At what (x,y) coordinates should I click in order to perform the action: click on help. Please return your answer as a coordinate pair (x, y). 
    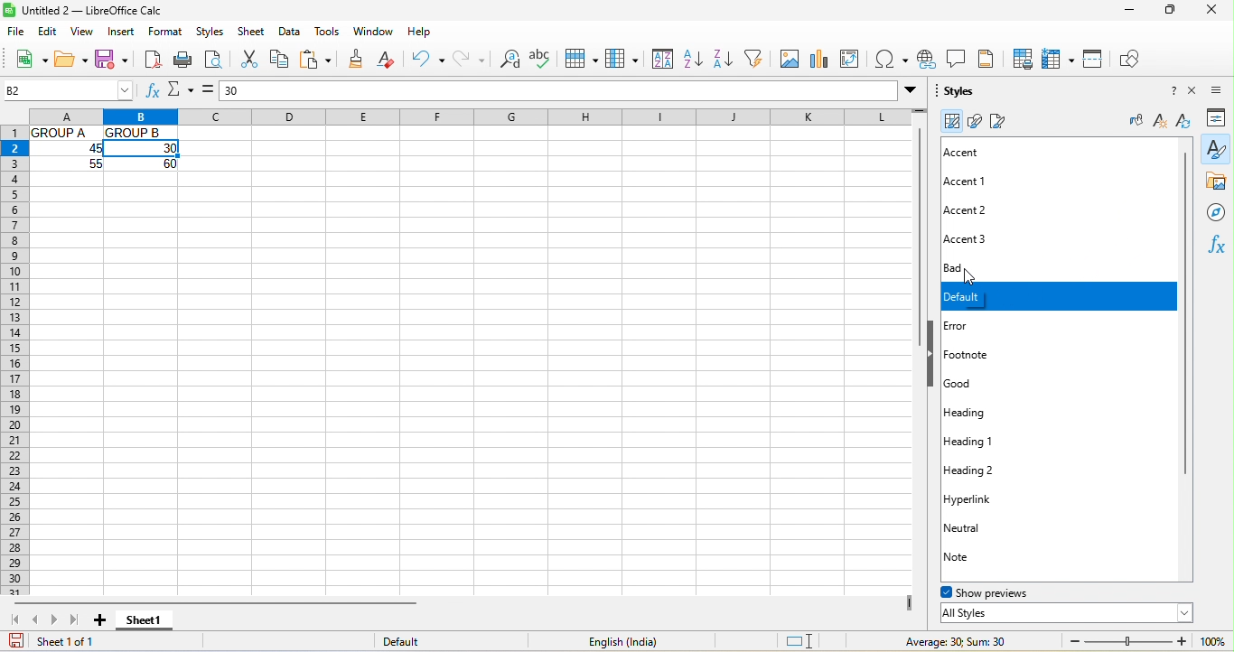
    Looking at the image, I should click on (420, 33).